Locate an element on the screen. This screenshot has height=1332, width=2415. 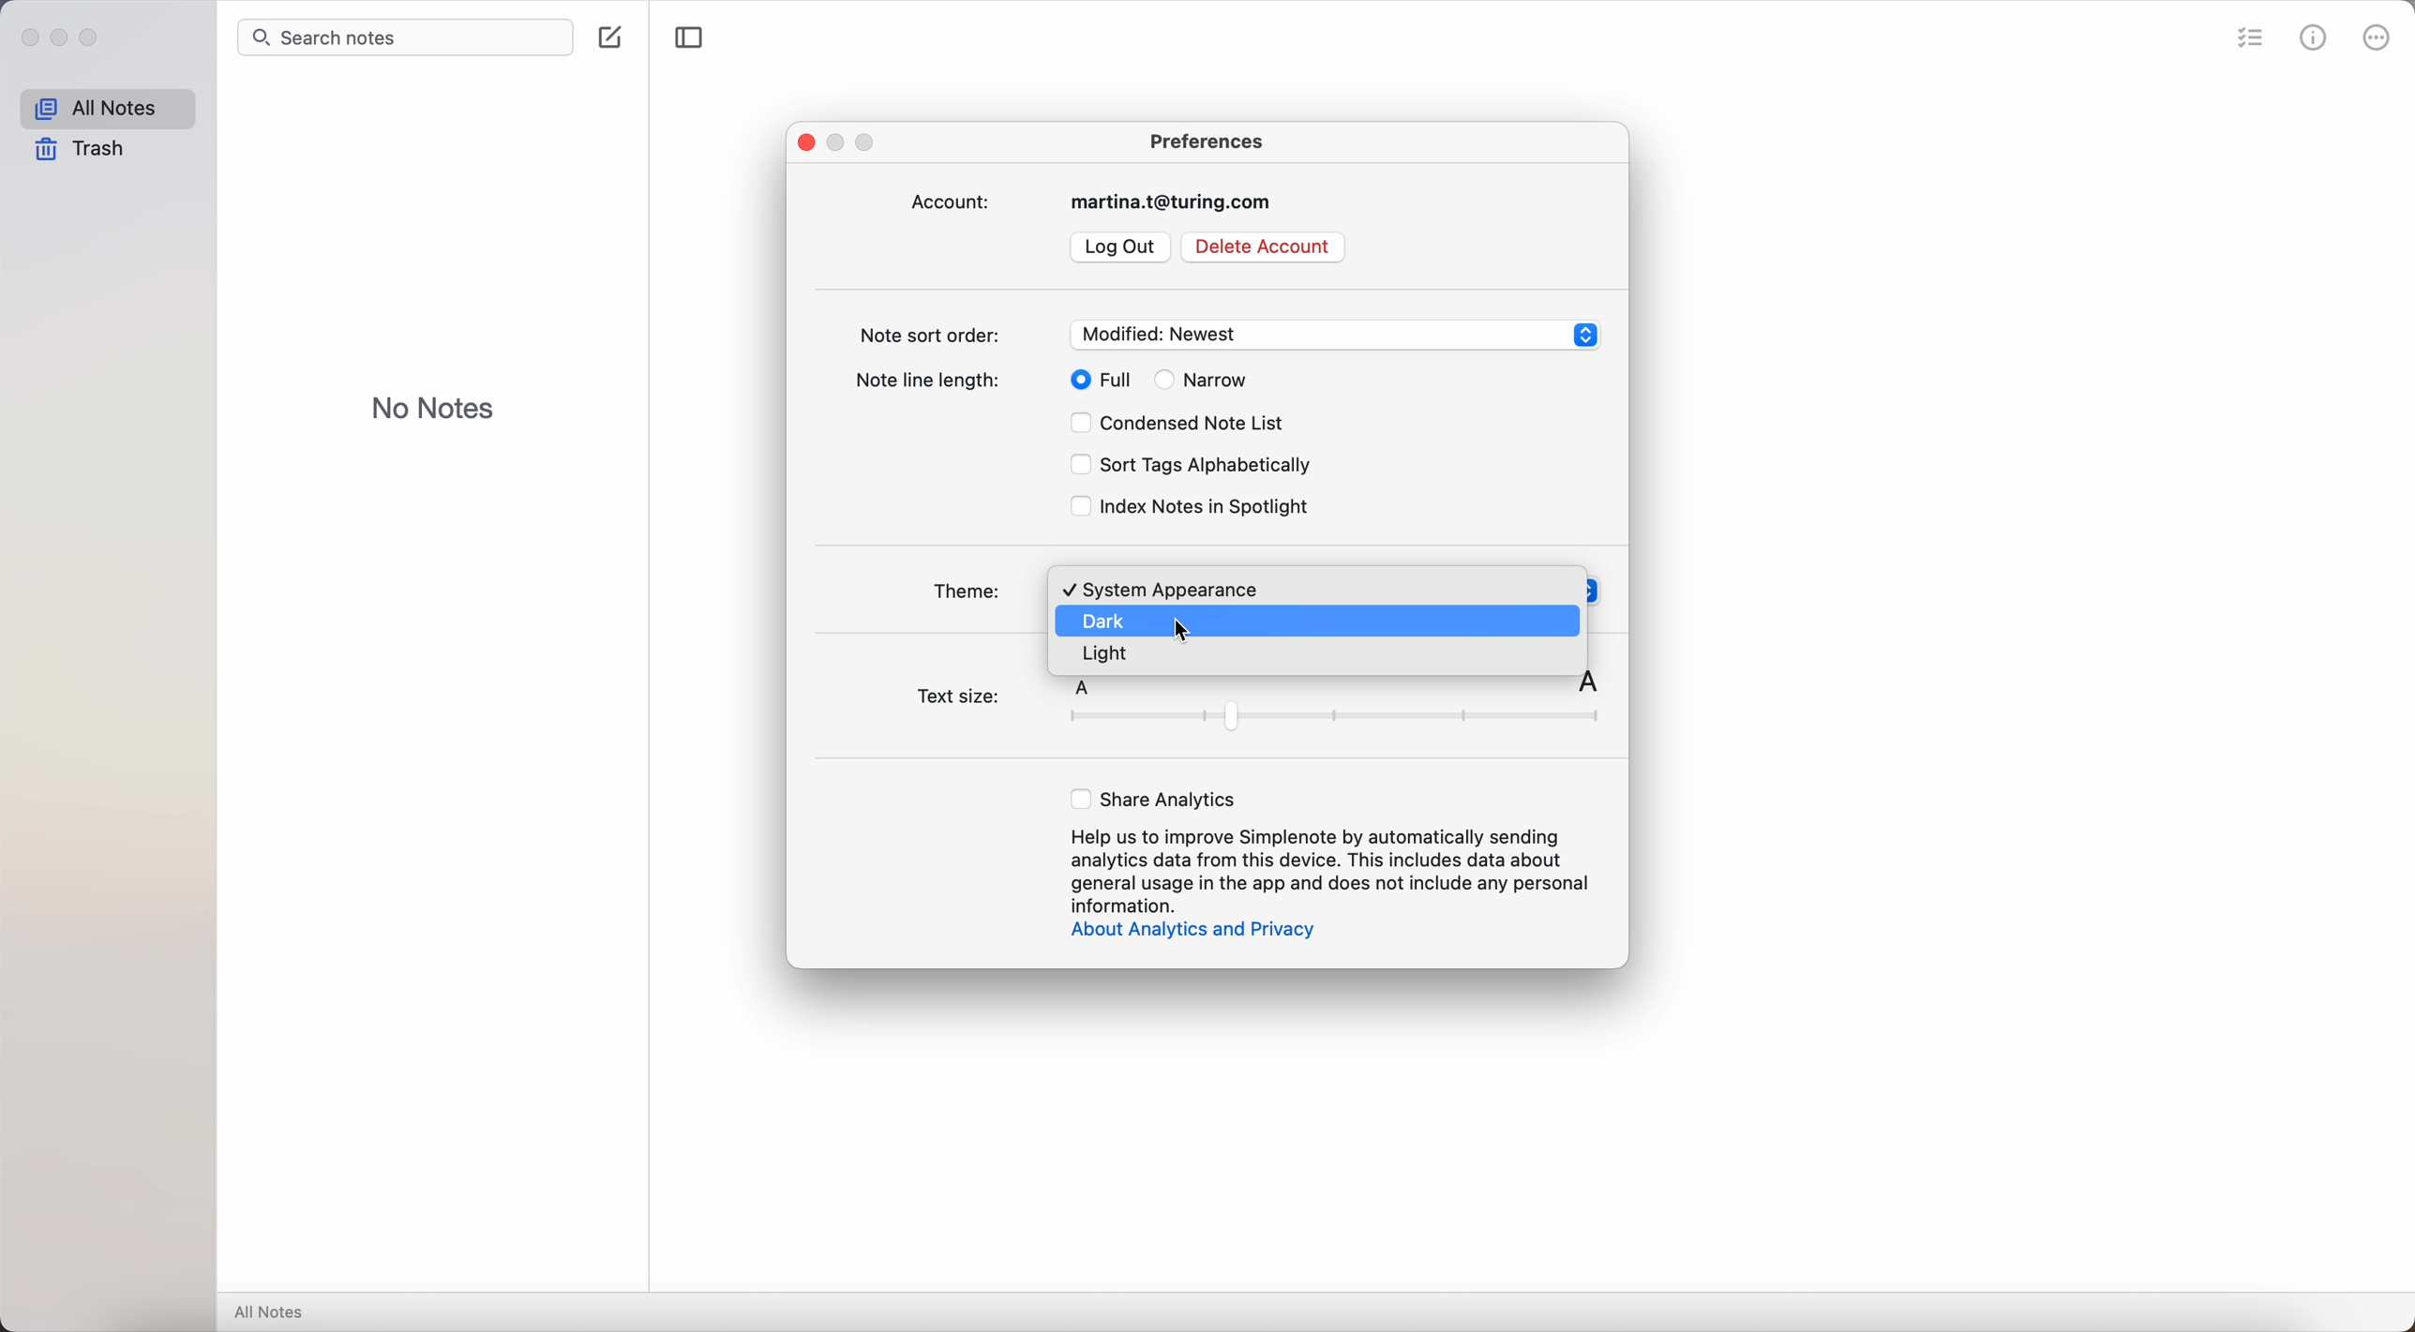
more options is located at coordinates (2379, 36).